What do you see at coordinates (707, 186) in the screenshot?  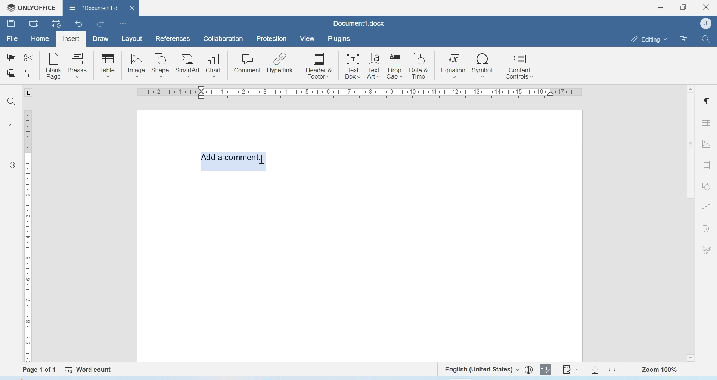 I see `Shapes` at bounding box center [707, 186].